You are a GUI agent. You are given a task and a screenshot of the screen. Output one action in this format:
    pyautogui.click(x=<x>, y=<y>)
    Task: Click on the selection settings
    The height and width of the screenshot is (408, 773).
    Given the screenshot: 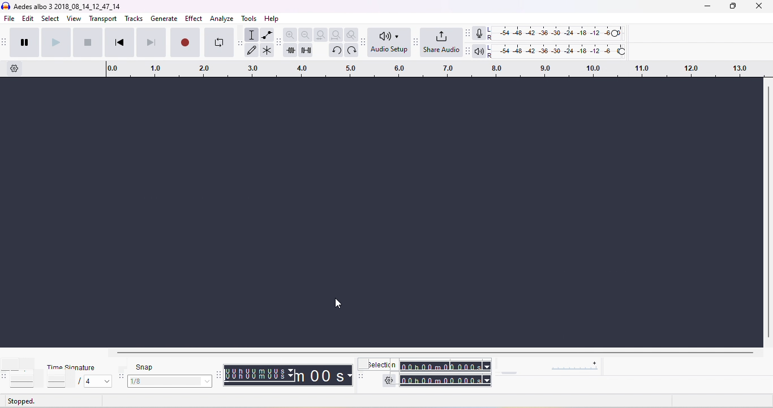 What is the action you would take?
    pyautogui.click(x=388, y=380)
    